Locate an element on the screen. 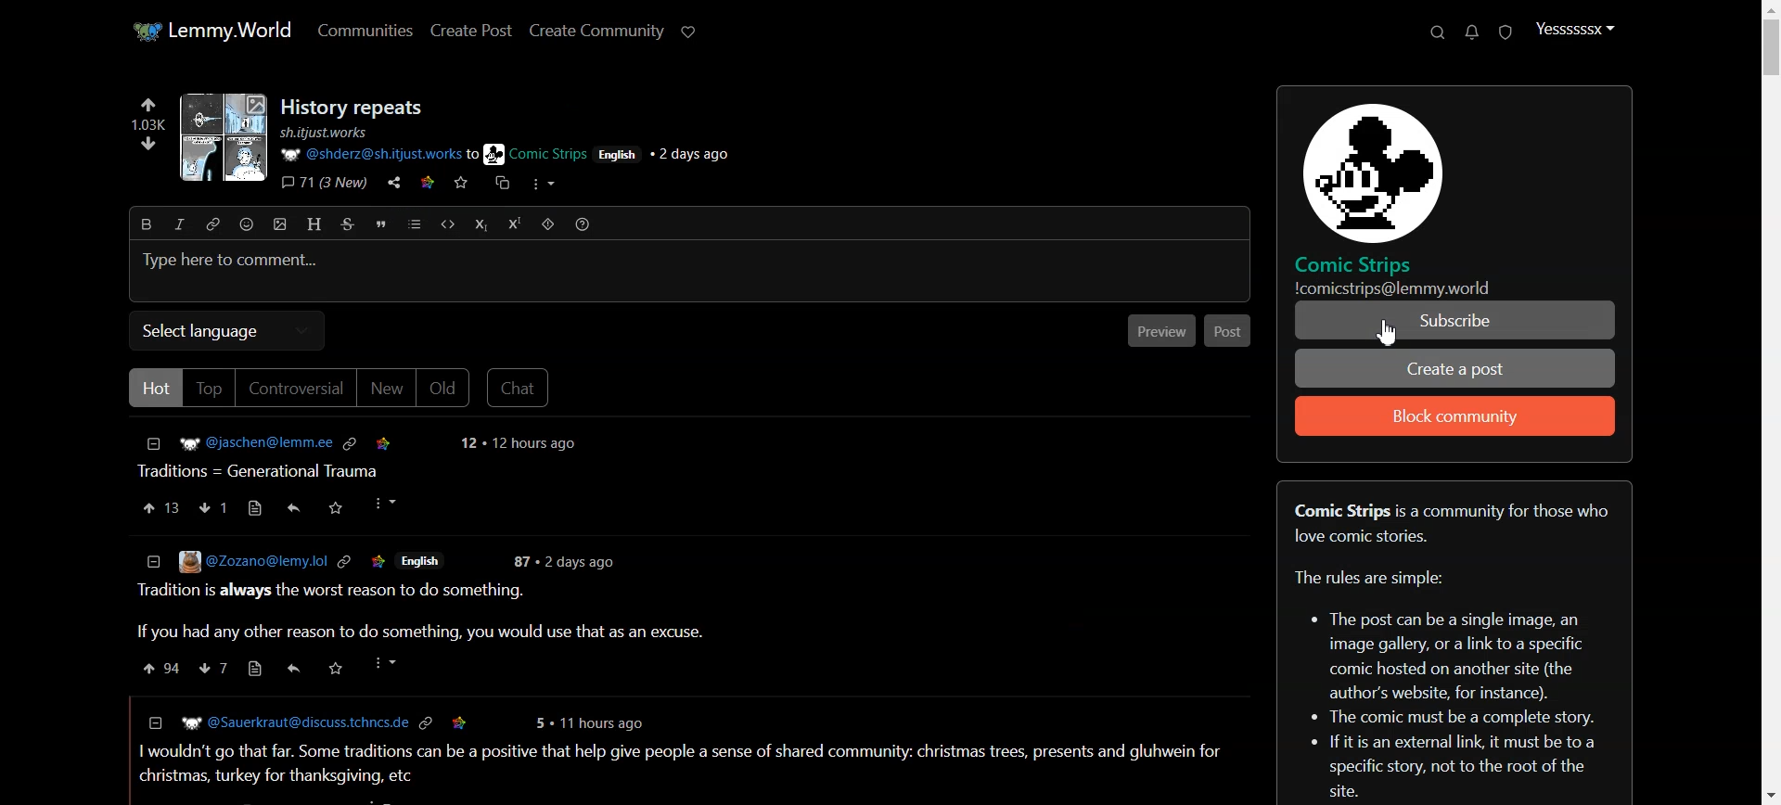 This screenshot has height=805, width=1781. Cursor is located at coordinates (1385, 330).